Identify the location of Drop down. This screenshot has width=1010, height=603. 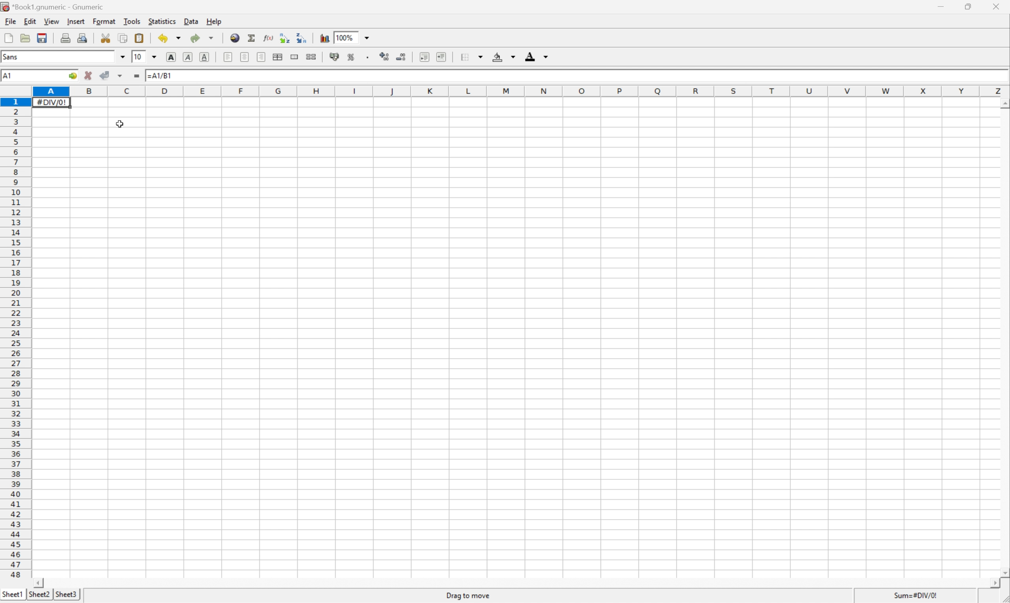
(368, 37).